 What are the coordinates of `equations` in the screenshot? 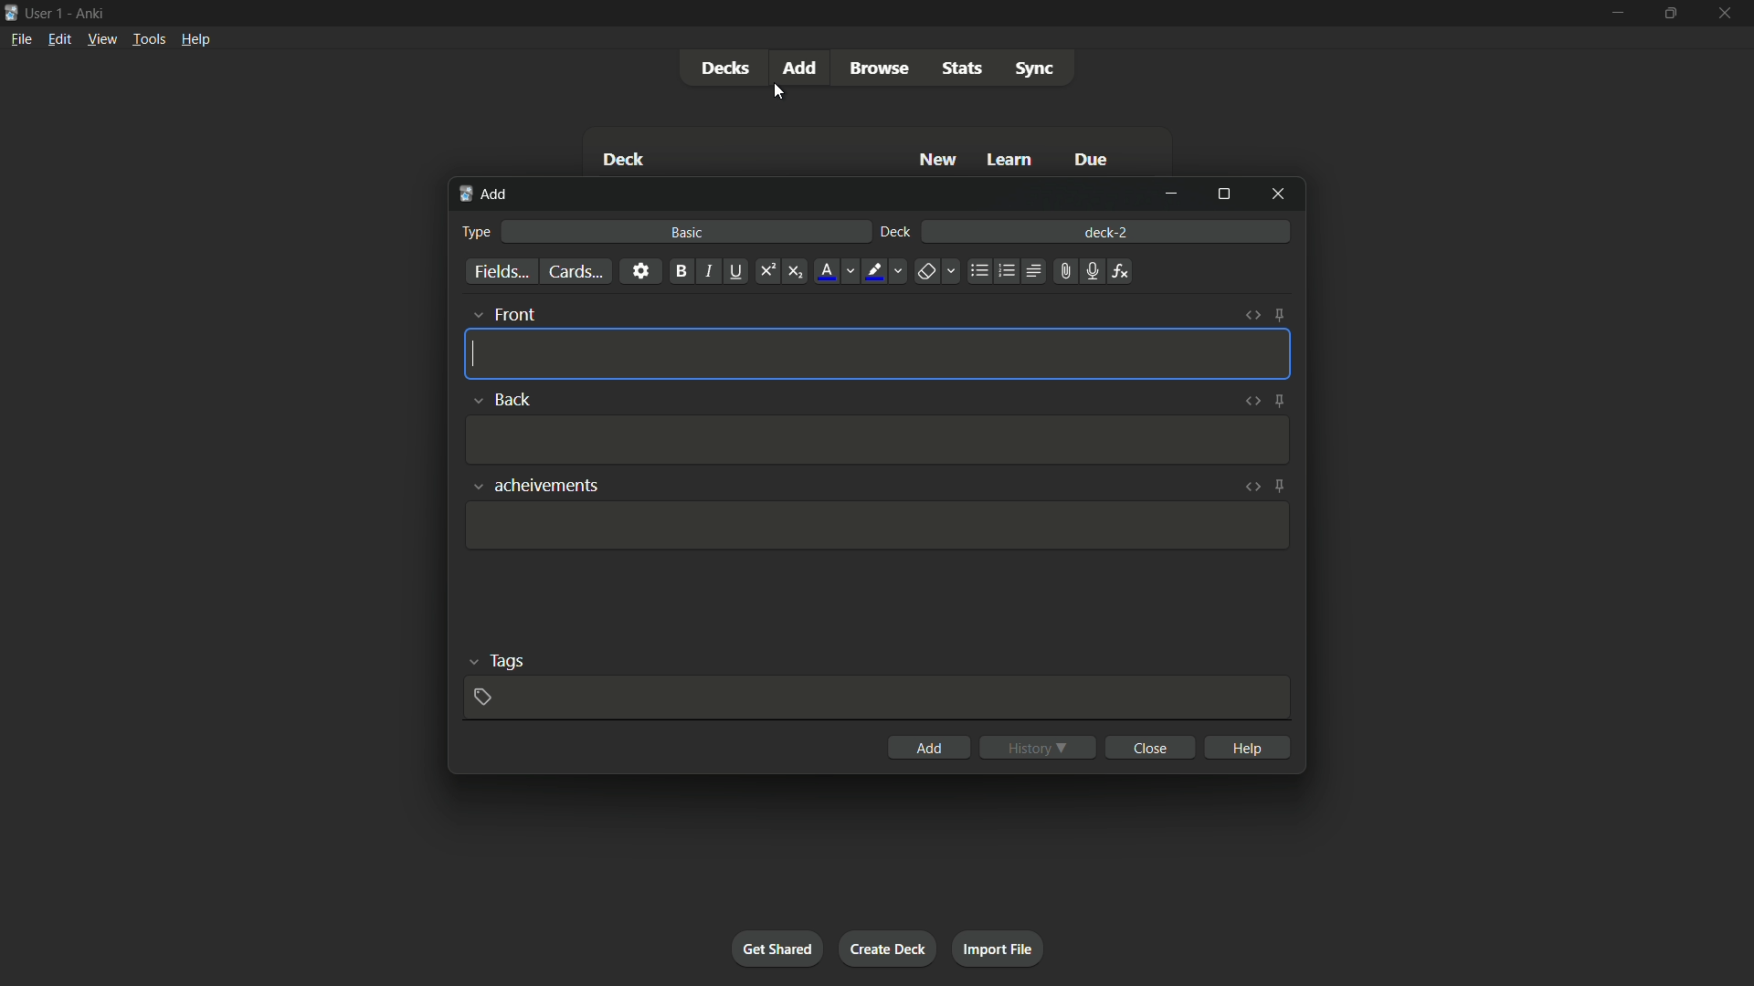 It's located at (1121, 271).